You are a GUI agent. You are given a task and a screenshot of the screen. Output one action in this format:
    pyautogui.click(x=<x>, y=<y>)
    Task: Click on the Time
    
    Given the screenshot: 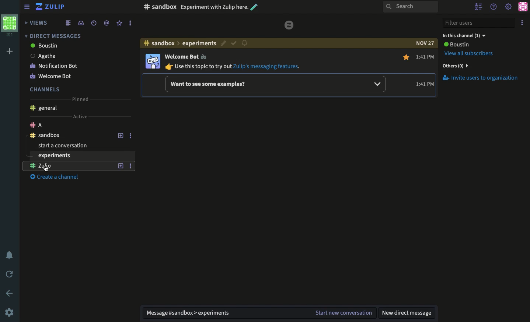 What is the action you would take?
    pyautogui.click(x=93, y=23)
    